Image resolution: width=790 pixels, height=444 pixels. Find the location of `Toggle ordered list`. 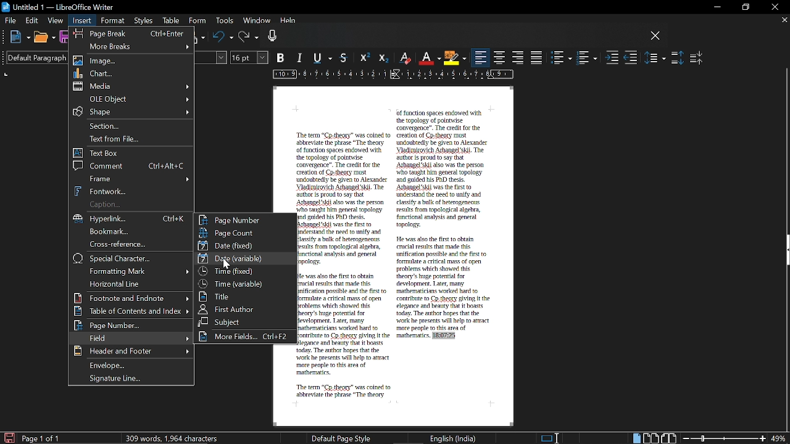

Toggle ordered list is located at coordinates (586, 58).